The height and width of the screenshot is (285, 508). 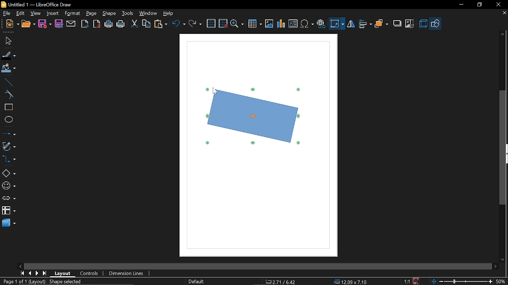 I want to click on Insert symbols, so click(x=308, y=24).